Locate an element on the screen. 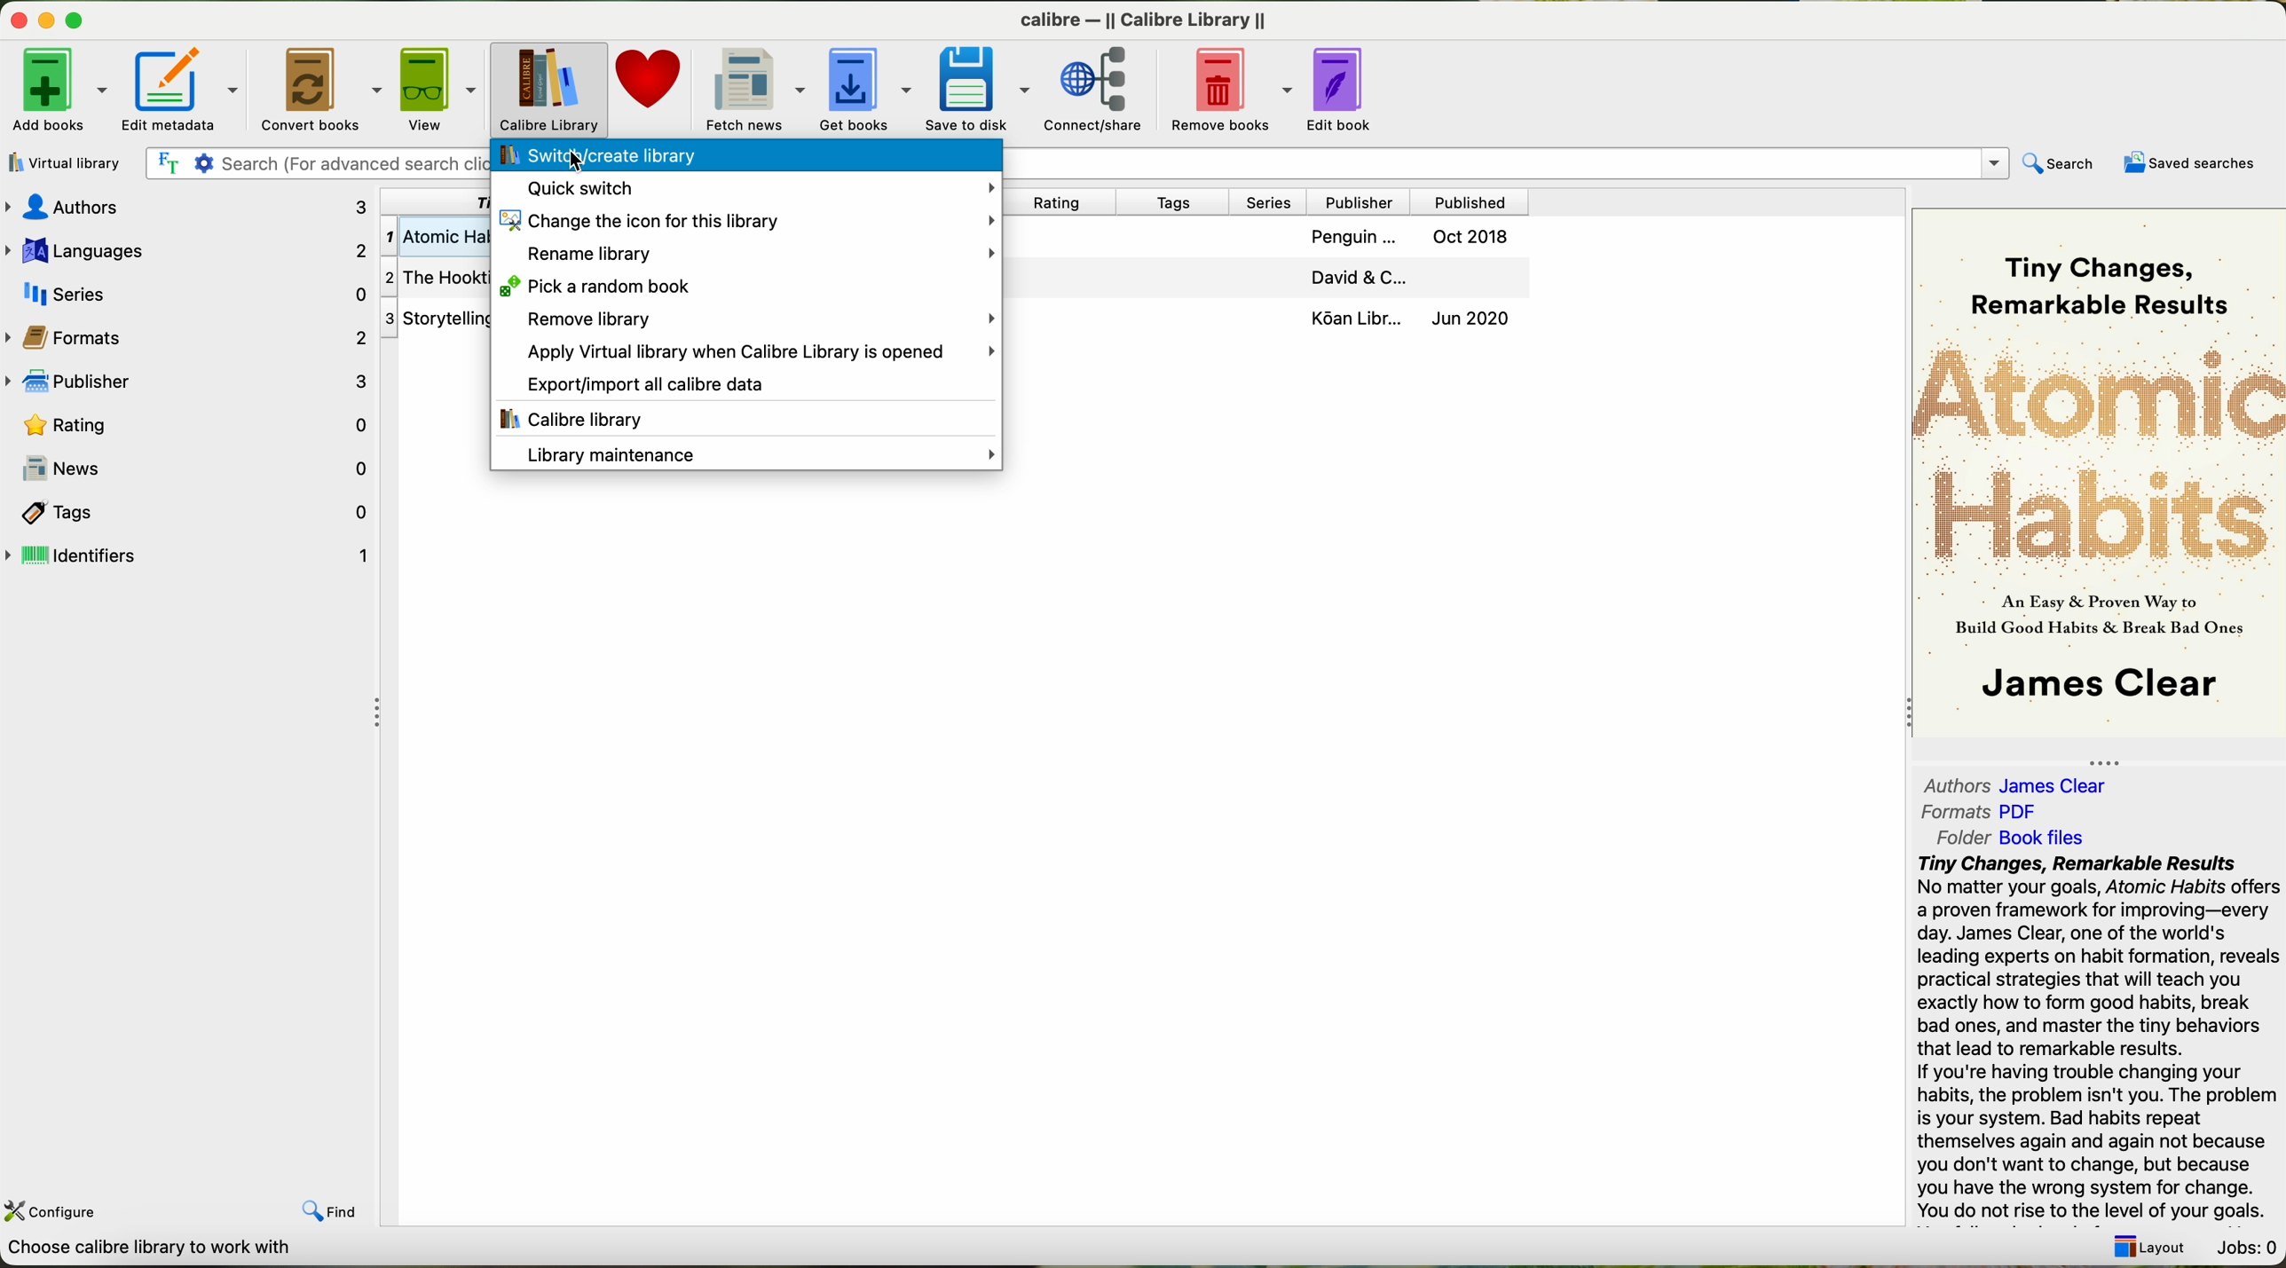 This screenshot has width=2286, height=1268. An easy proven way to build Good Habits & Break Bad Ones is located at coordinates (2095, 622).